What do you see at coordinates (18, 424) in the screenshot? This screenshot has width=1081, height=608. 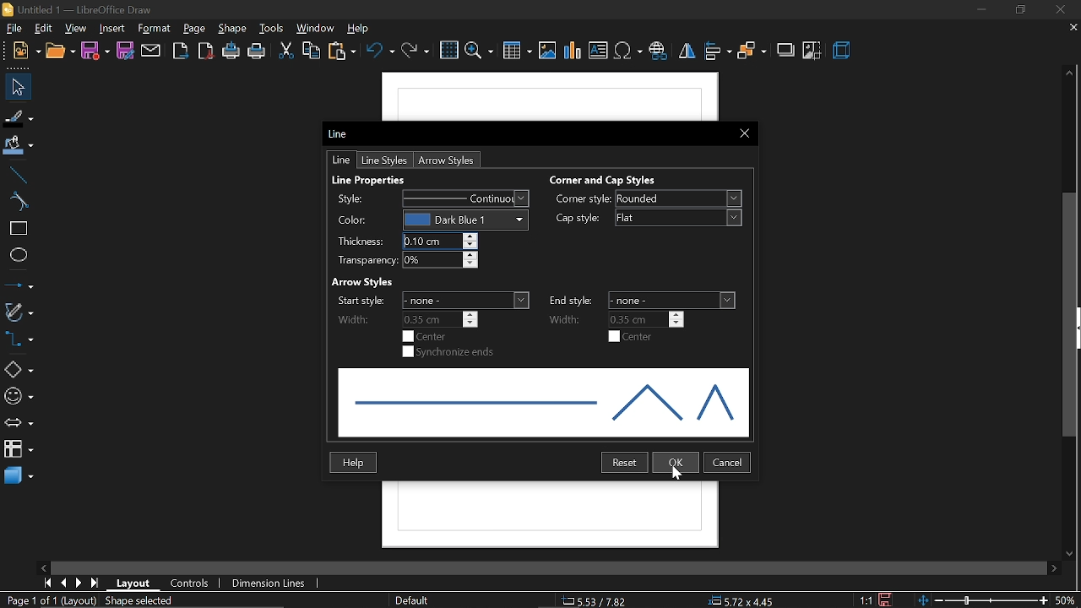 I see `arrows` at bounding box center [18, 424].